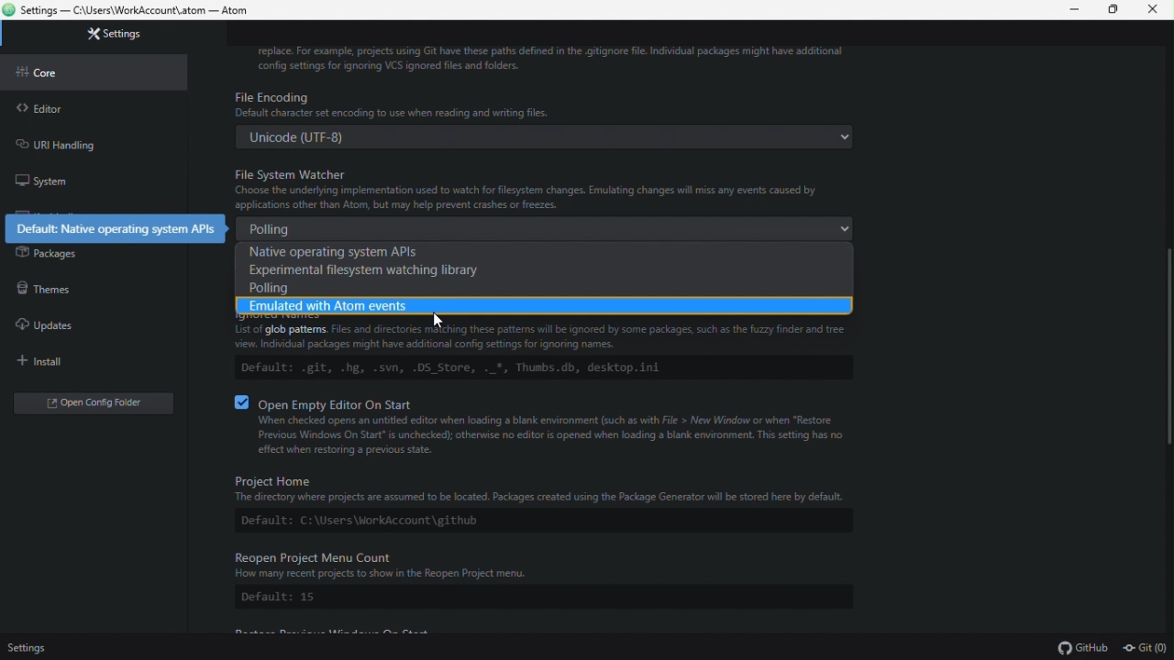 This screenshot has height=660, width=1174. Describe the element at coordinates (437, 319) in the screenshot. I see `cursor` at that location.